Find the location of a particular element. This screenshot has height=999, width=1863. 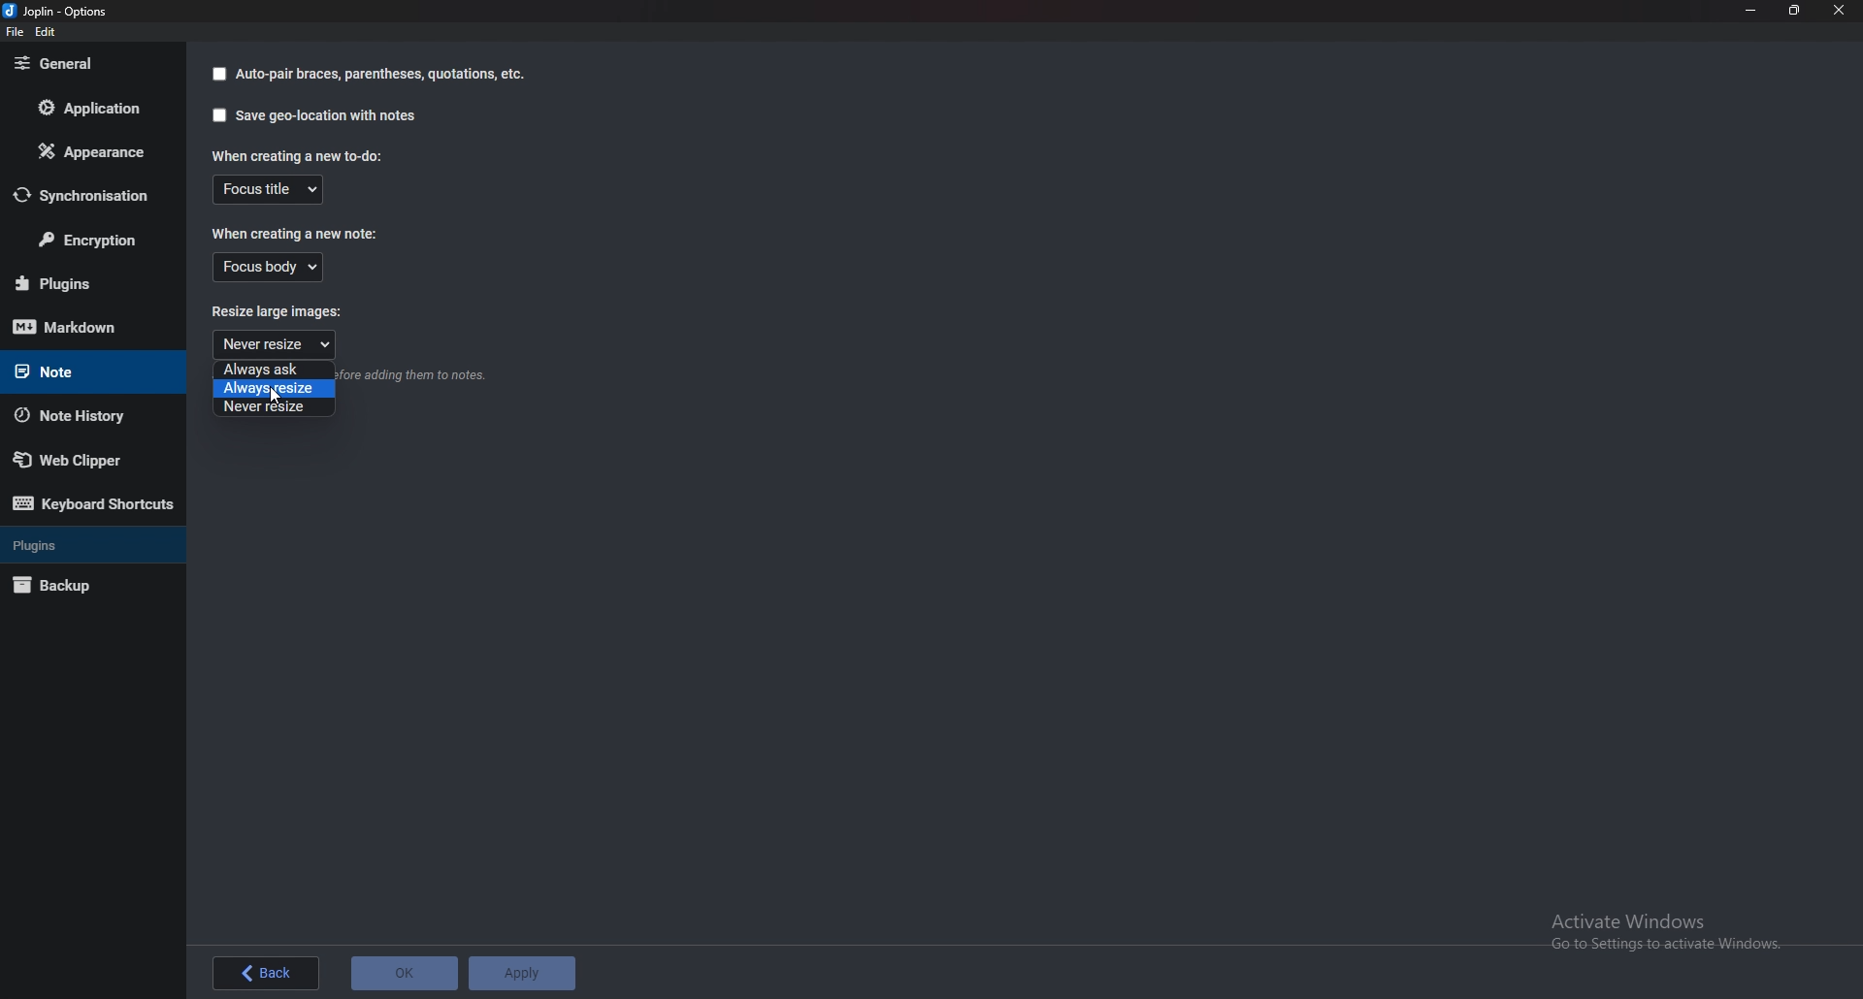

Always ask is located at coordinates (270, 370).